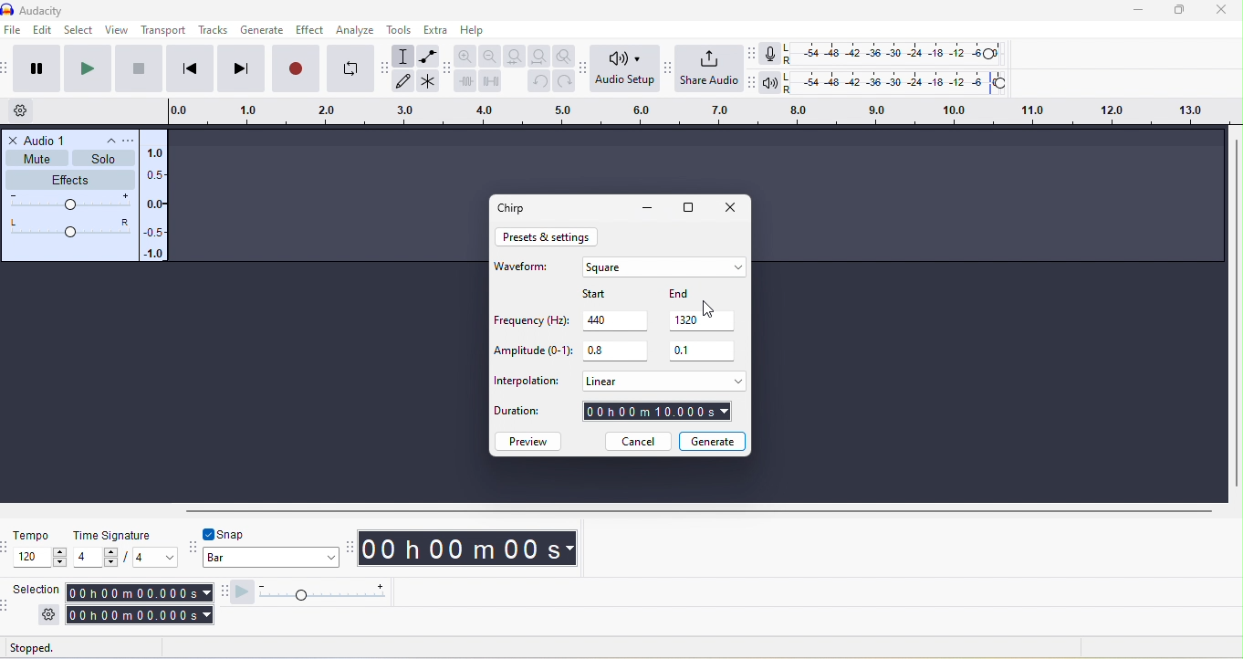 The width and height of the screenshot is (1243, 659). What do you see at coordinates (222, 592) in the screenshot?
I see `audacity play at speed toolbar` at bounding box center [222, 592].